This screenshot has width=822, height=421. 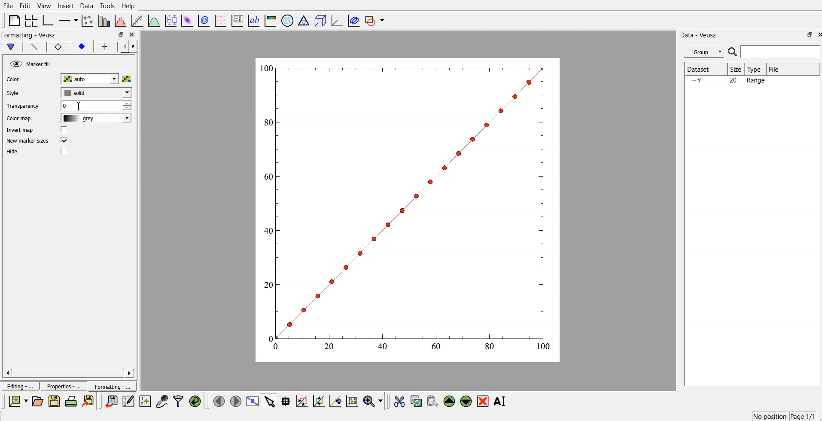 I want to click on plot a function, so click(x=154, y=20).